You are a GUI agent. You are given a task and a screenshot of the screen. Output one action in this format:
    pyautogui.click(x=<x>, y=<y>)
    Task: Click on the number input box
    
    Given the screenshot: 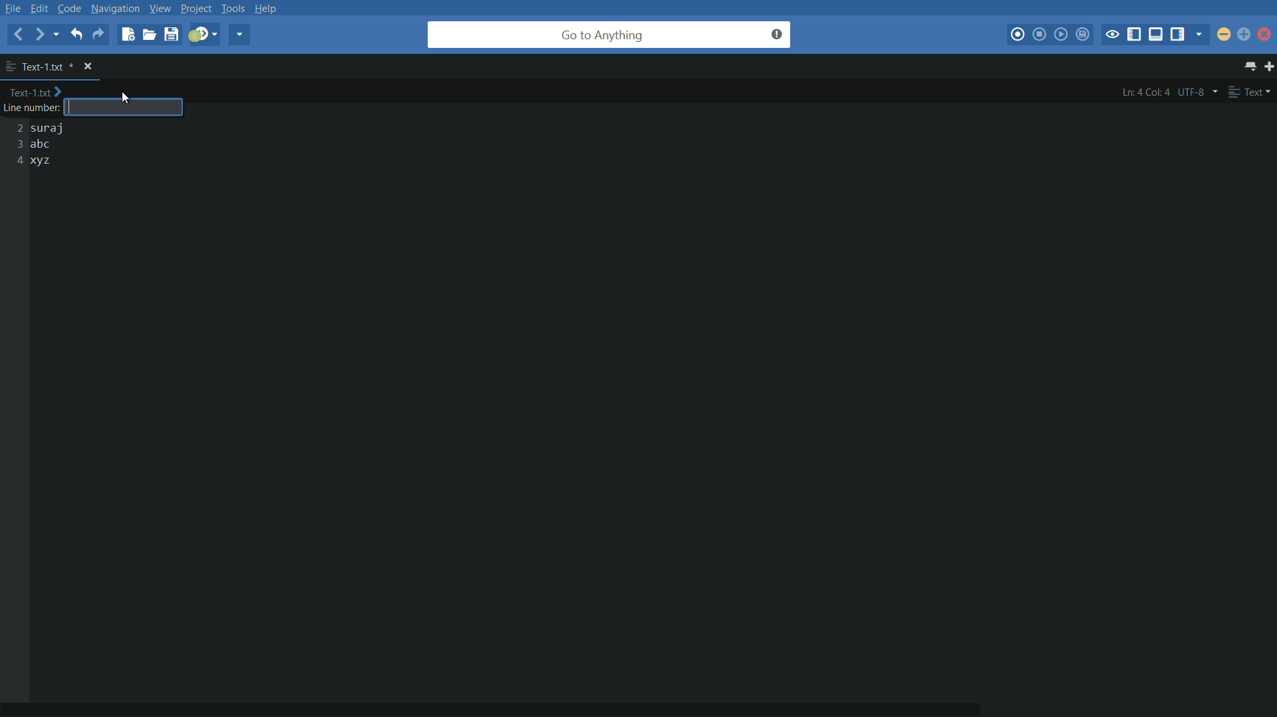 What is the action you would take?
    pyautogui.click(x=120, y=109)
    